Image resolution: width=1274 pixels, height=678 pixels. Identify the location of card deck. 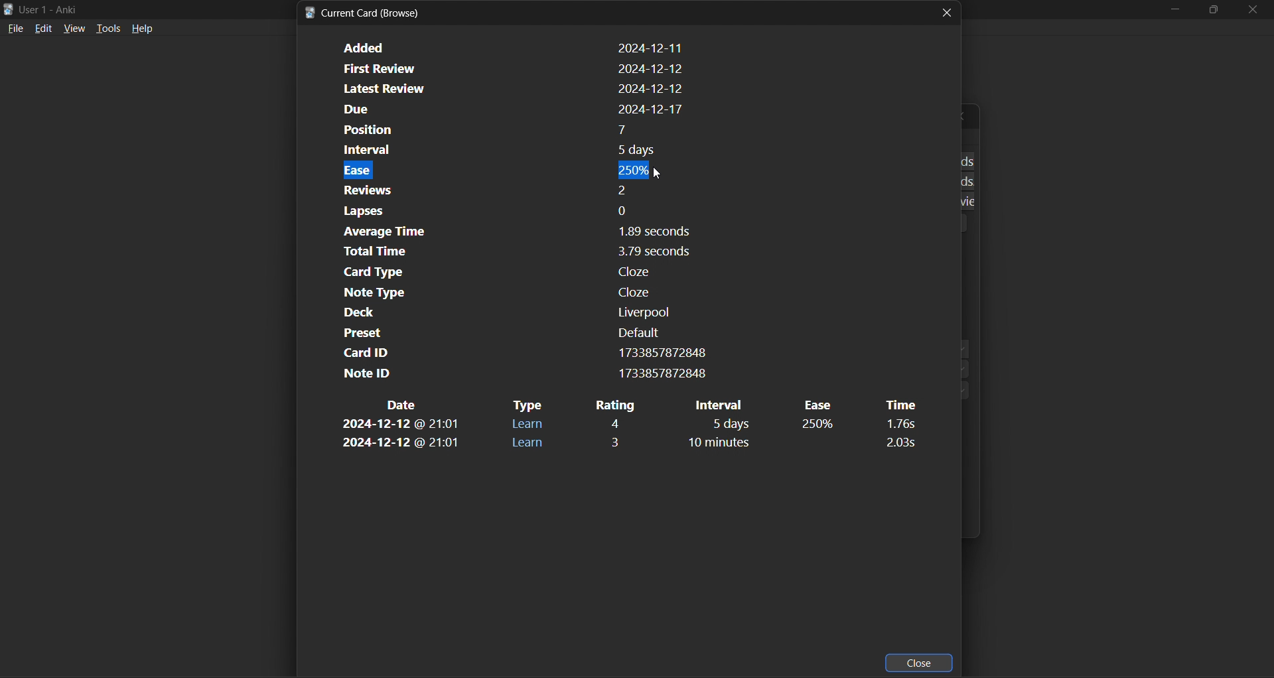
(501, 312).